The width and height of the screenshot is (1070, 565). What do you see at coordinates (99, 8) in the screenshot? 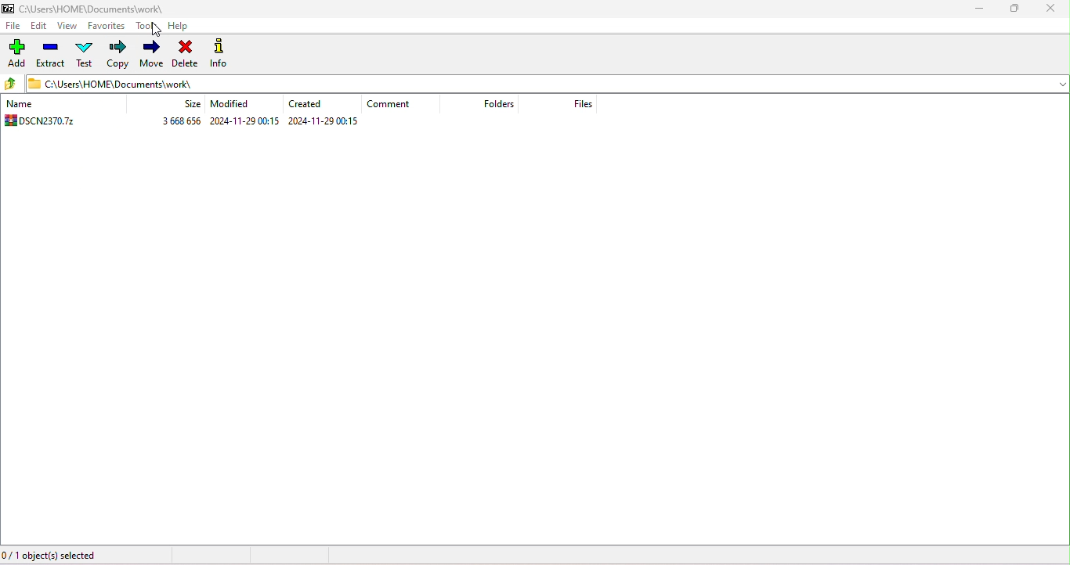
I see `c:\users\home\document\work\` at bounding box center [99, 8].